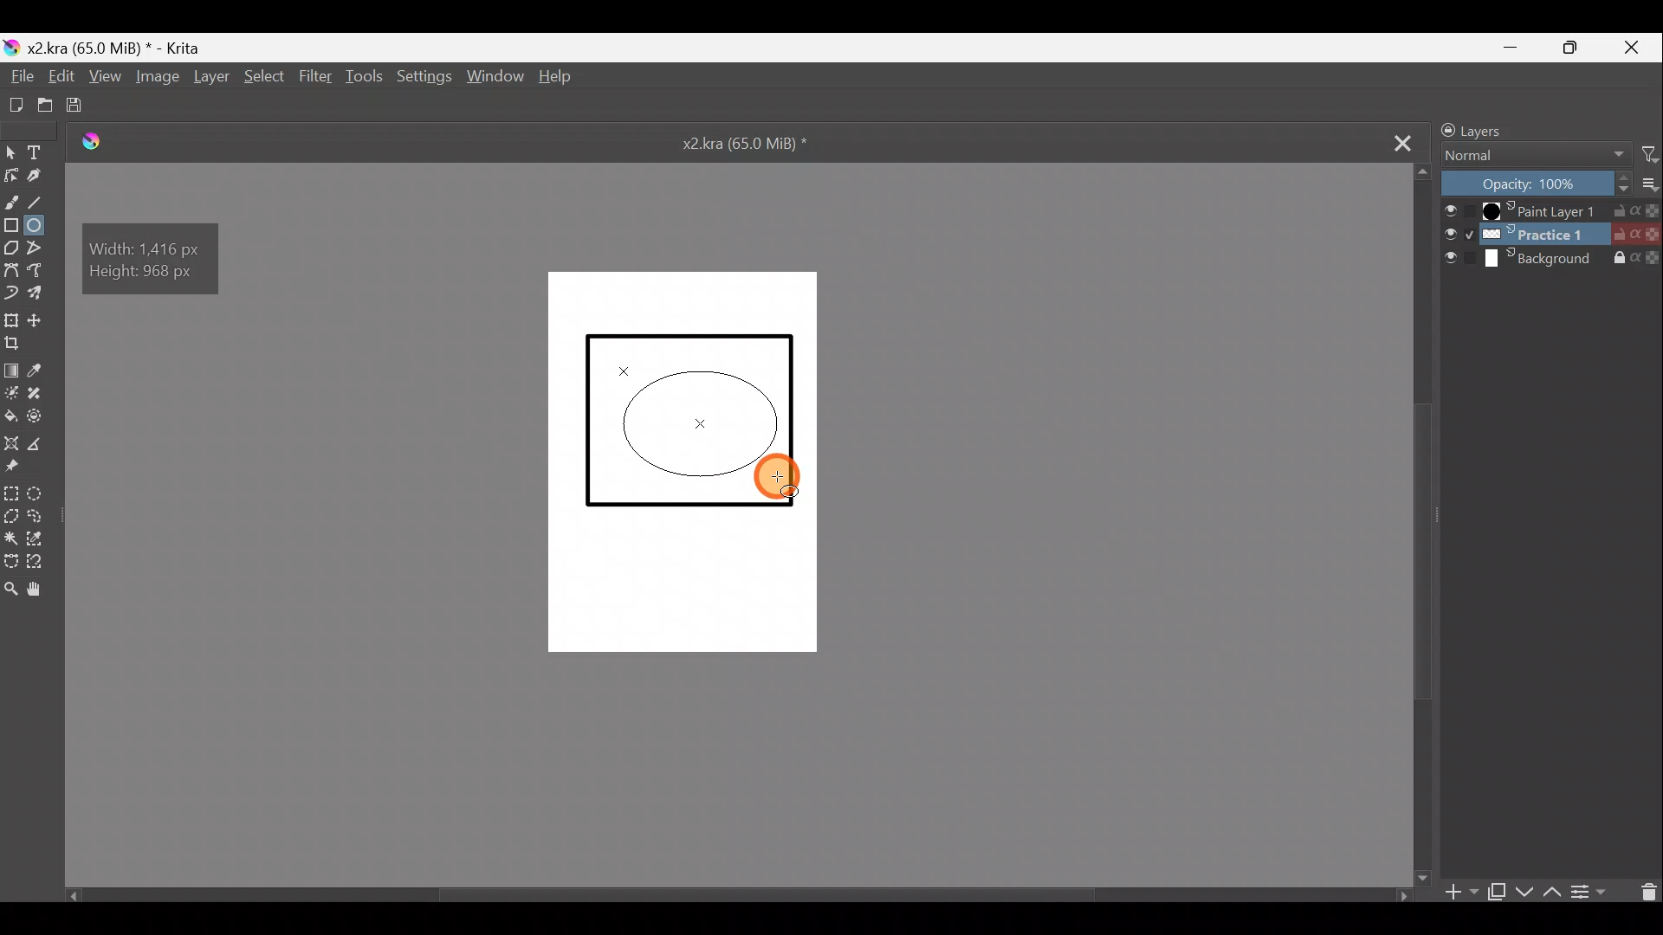 This screenshot has width=1663, height=935. What do you see at coordinates (42, 200) in the screenshot?
I see `Line tool` at bounding box center [42, 200].